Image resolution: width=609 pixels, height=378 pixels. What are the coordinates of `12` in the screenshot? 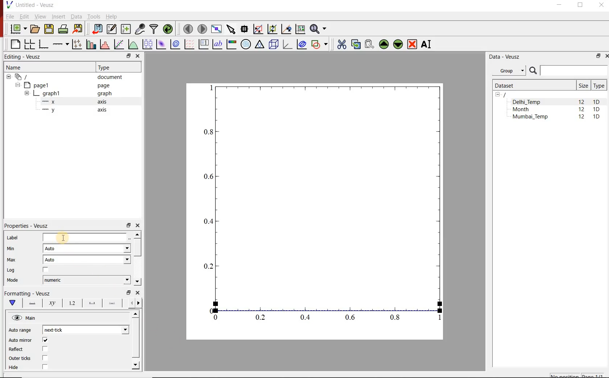 It's located at (581, 101).